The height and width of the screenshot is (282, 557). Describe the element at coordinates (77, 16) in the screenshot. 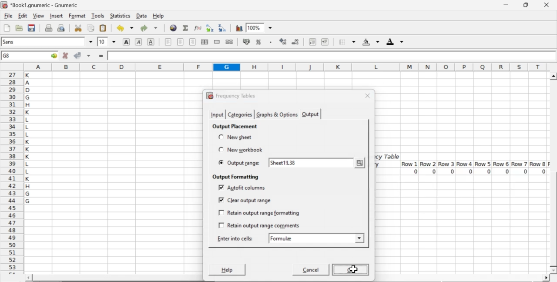

I see `format` at that location.